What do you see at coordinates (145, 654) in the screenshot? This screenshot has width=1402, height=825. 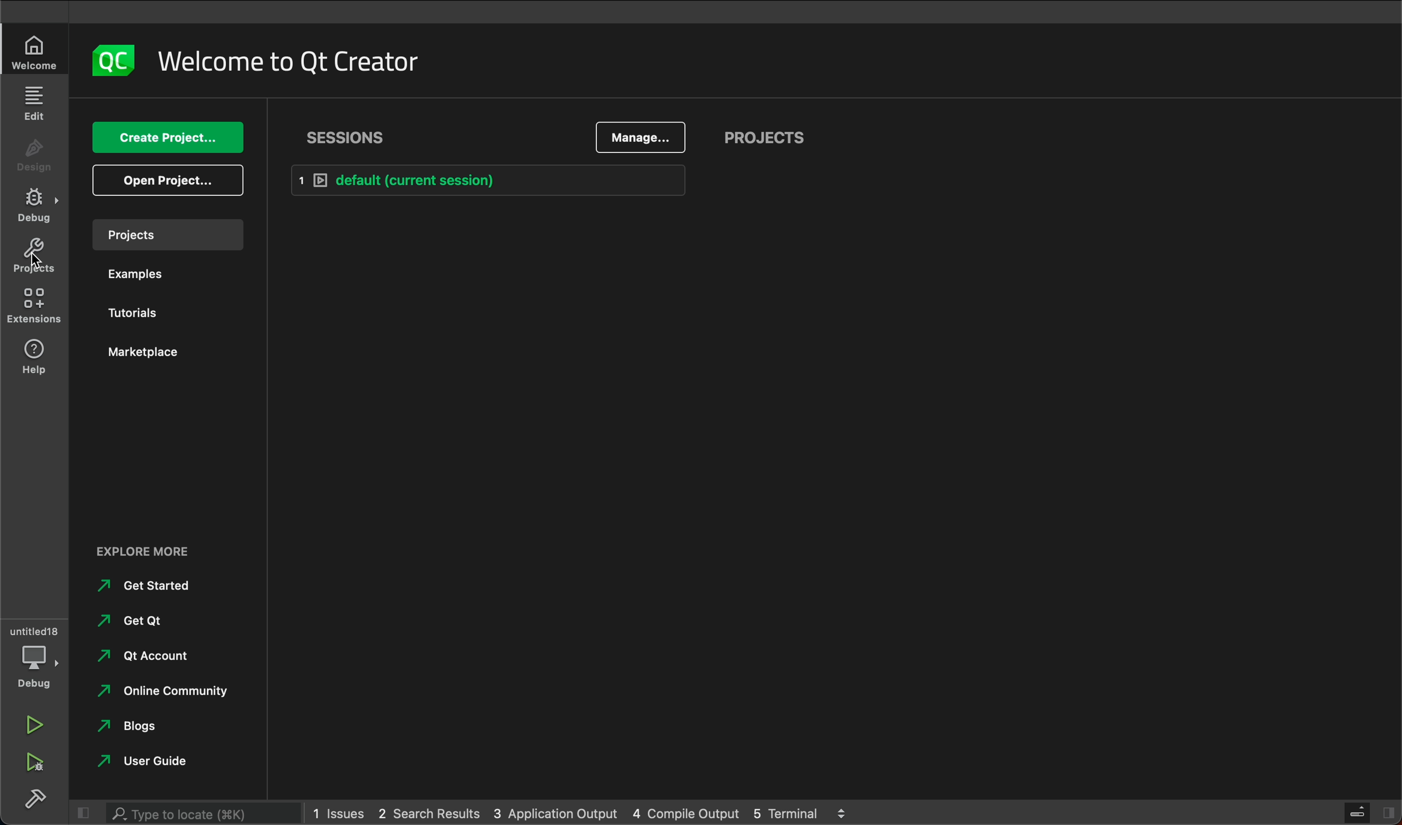 I see `Qt Account` at bounding box center [145, 654].